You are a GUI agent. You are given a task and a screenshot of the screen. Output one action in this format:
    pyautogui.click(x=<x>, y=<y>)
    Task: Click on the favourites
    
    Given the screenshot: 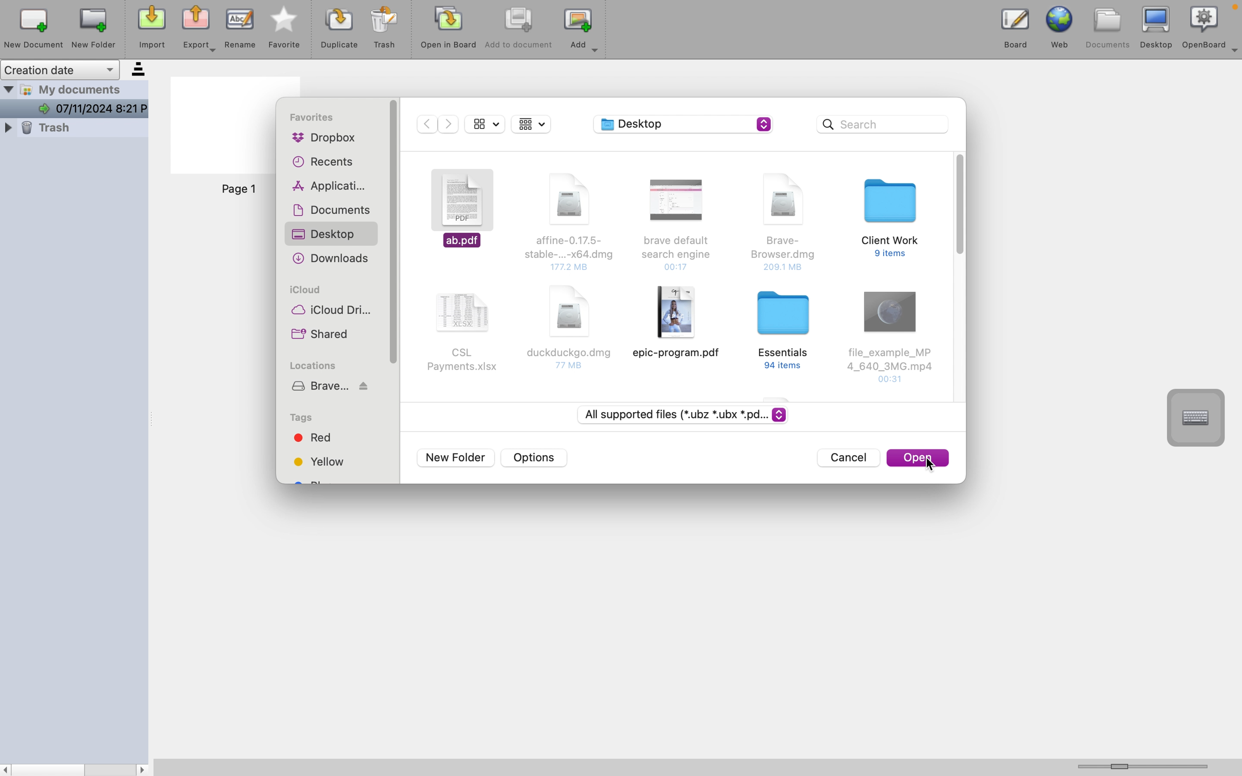 What is the action you would take?
    pyautogui.click(x=311, y=119)
    